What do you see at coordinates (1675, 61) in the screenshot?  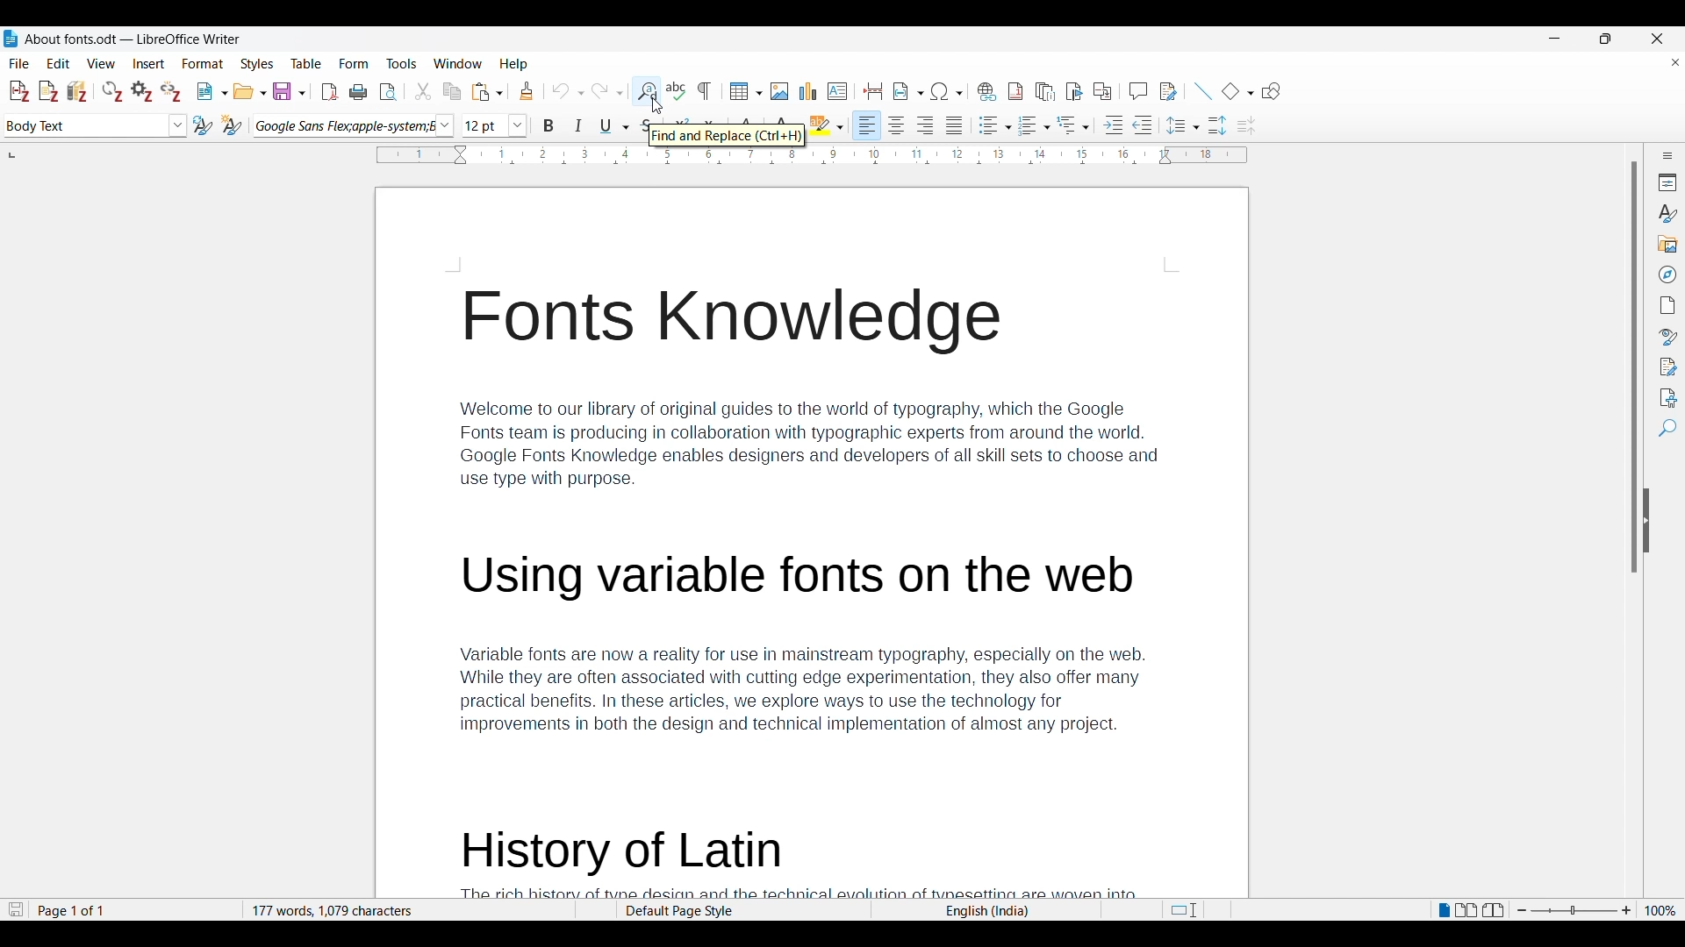 I see `Close document` at bounding box center [1675, 61].